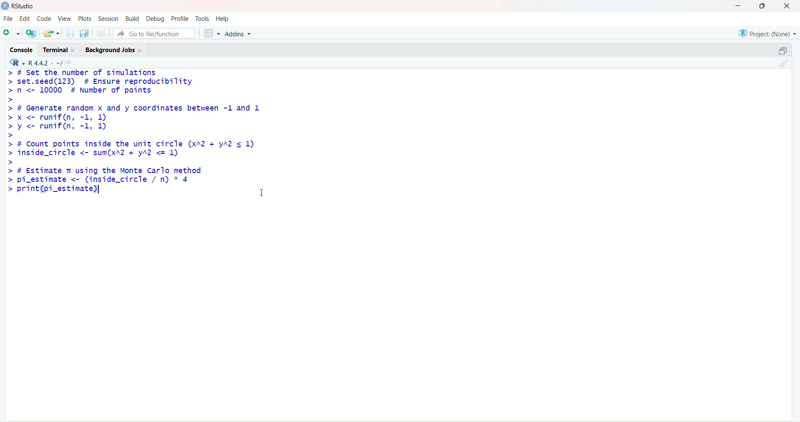 This screenshot has width=800, height=422. What do you see at coordinates (202, 18) in the screenshot?
I see `Tools` at bounding box center [202, 18].